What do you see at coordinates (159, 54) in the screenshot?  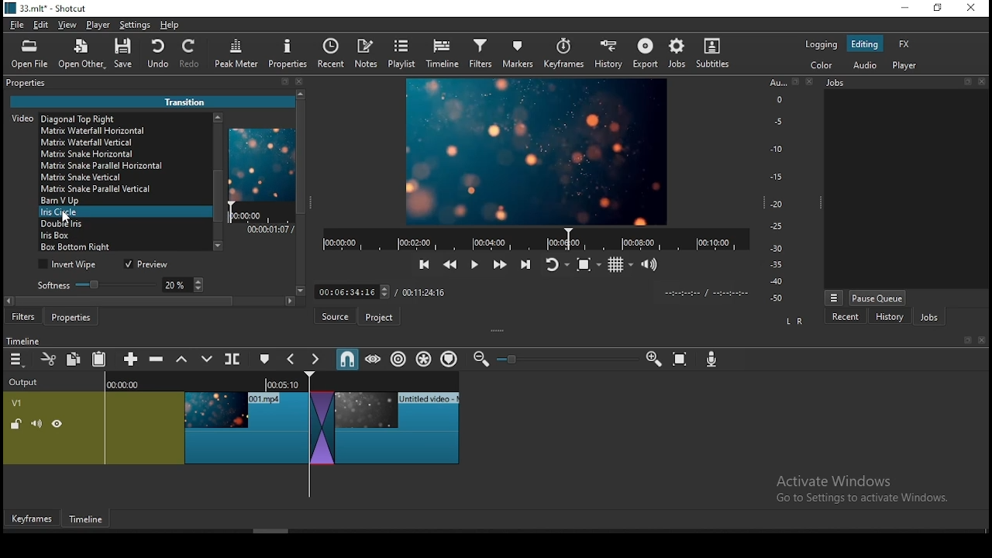 I see `undo` at bounding box center [159, 54].